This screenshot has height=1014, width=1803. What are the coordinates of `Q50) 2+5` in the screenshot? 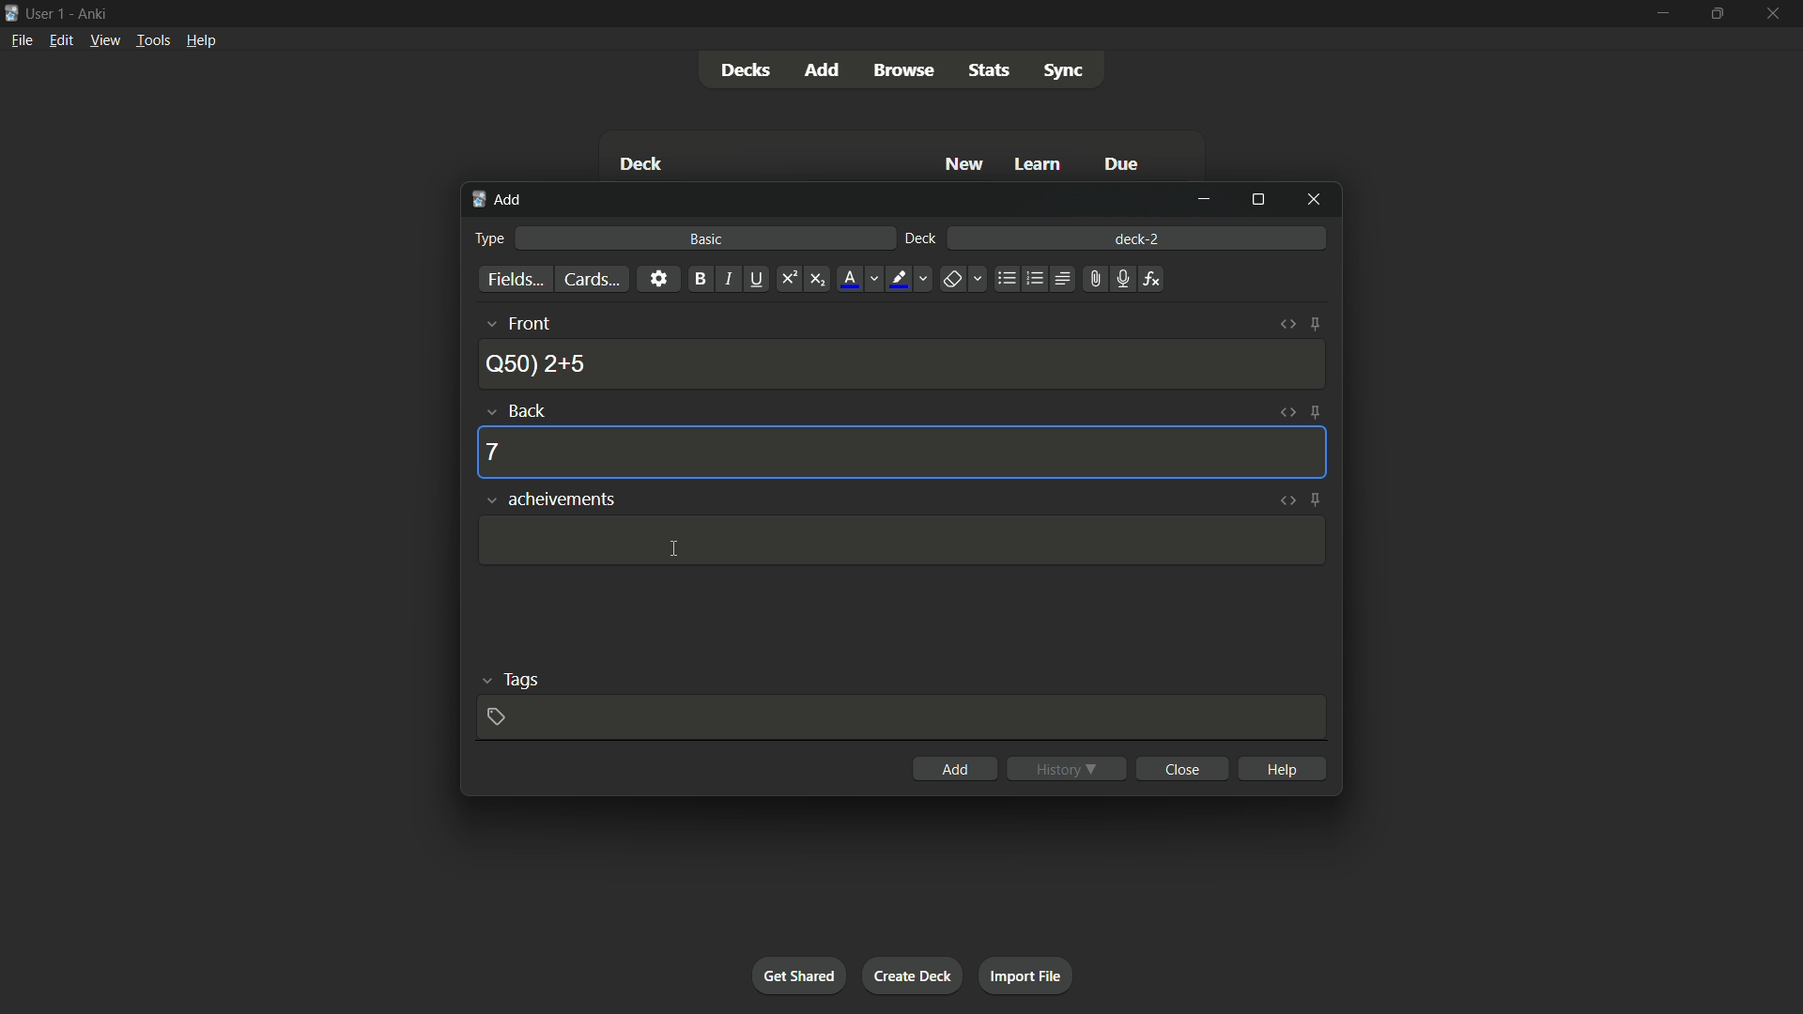 It's located at (537, 362).